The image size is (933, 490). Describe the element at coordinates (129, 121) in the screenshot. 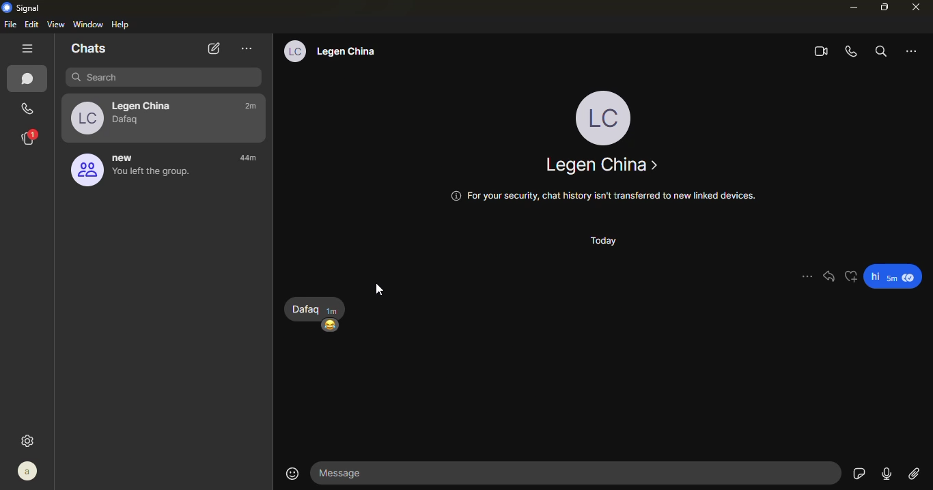

I see `dafaq` at that location.